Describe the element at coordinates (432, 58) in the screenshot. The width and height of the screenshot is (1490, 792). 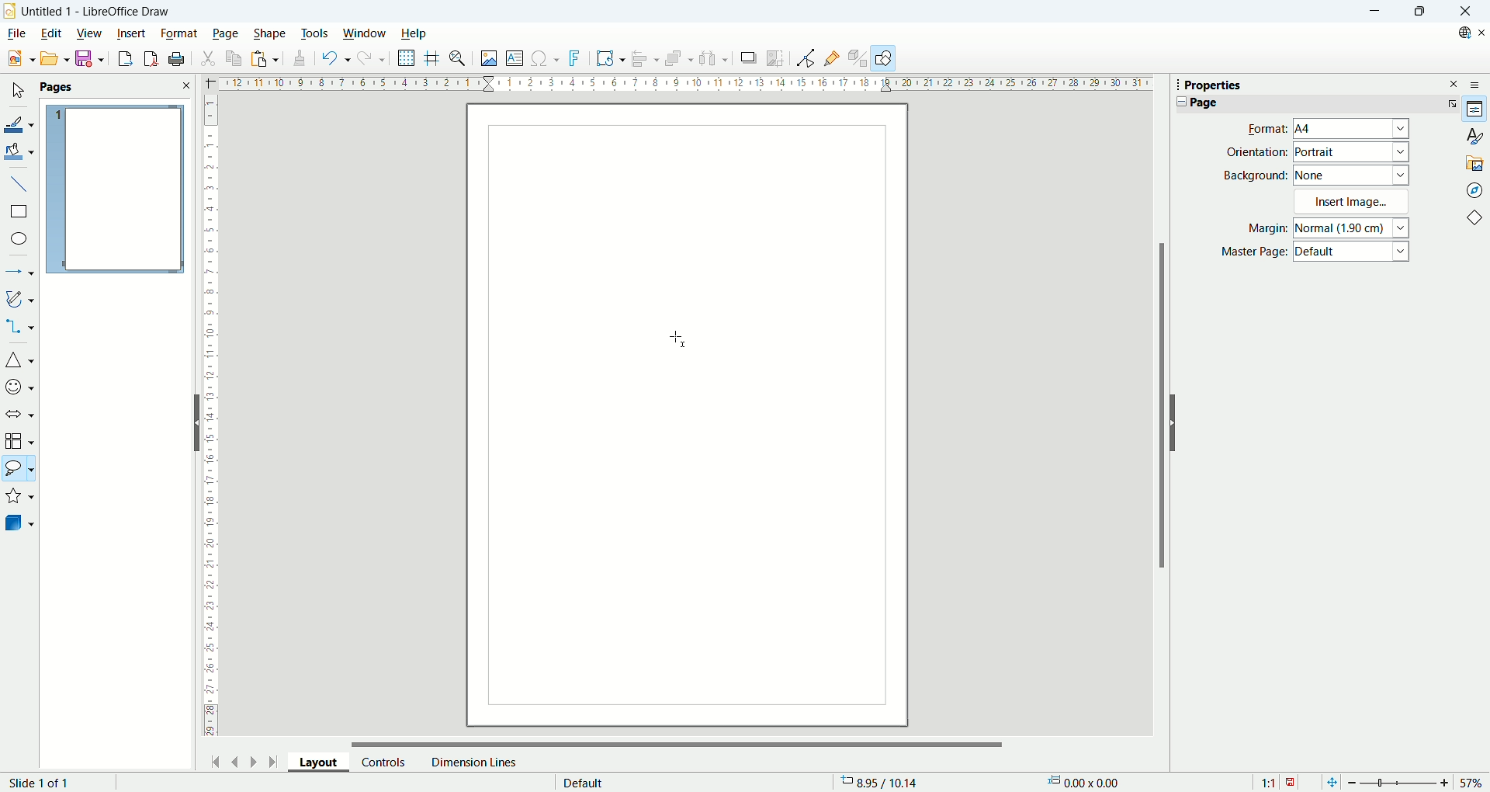
I see `helpline` at that location.